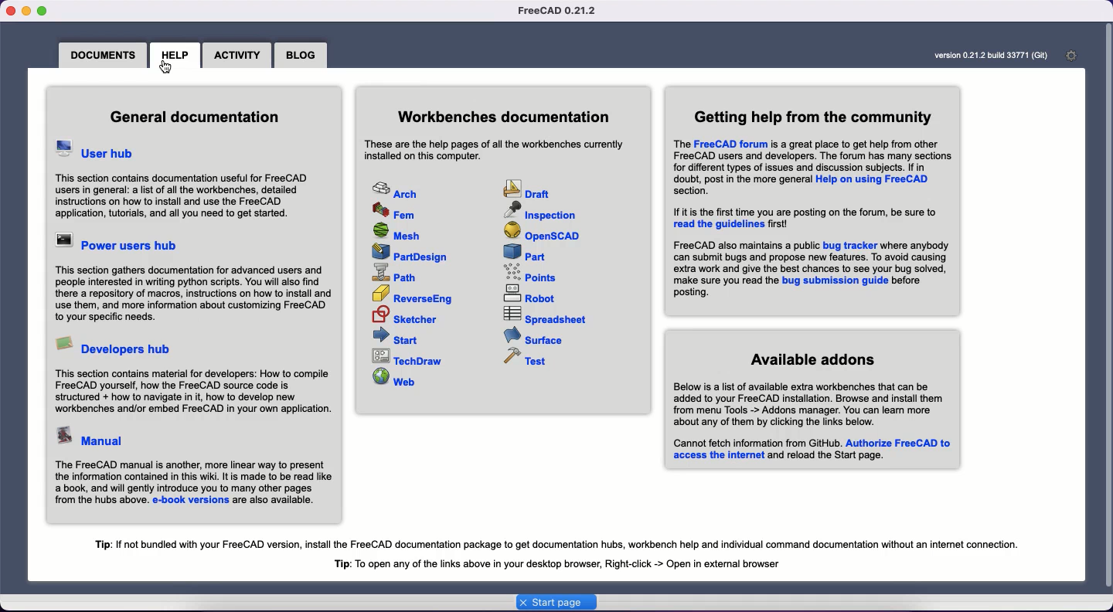  What do you see at coordinates (541, 231) in the screenshot?
I see `OpenSCAD` at bounding box center [541, 231].